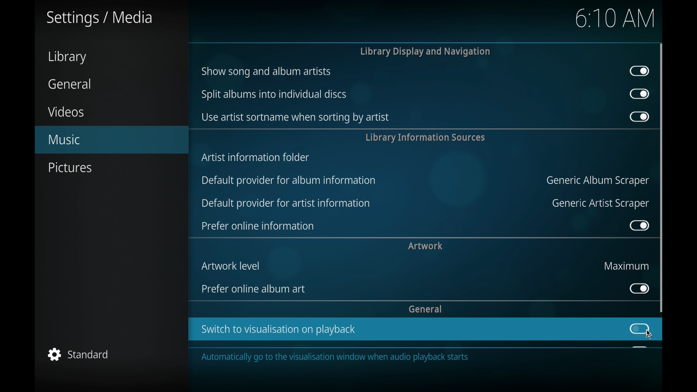 The height and width of the screenshot is (392, 697). Describe the element at coordinates (79, 354) in the screenshot. I see `standard` at that location.